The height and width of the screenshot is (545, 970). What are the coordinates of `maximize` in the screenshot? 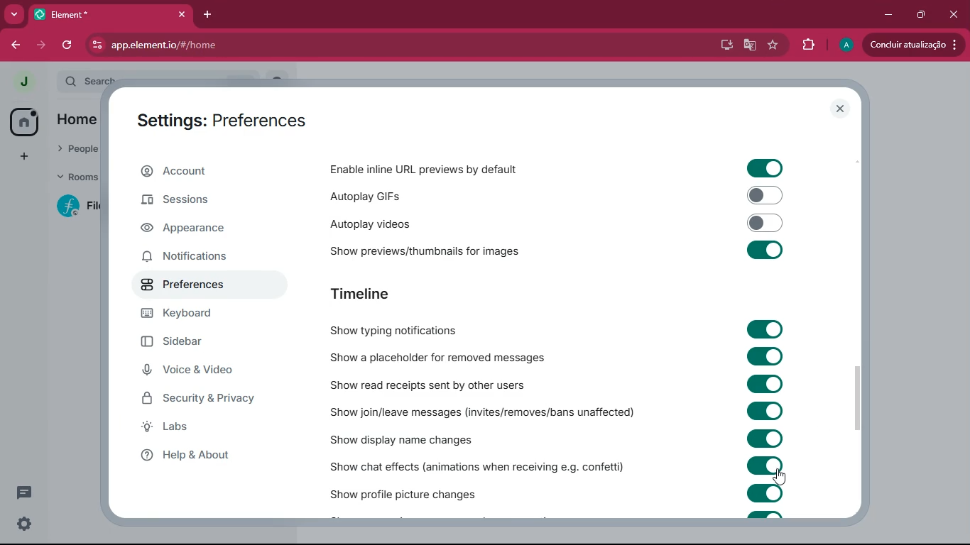 It's located at (918, 15).